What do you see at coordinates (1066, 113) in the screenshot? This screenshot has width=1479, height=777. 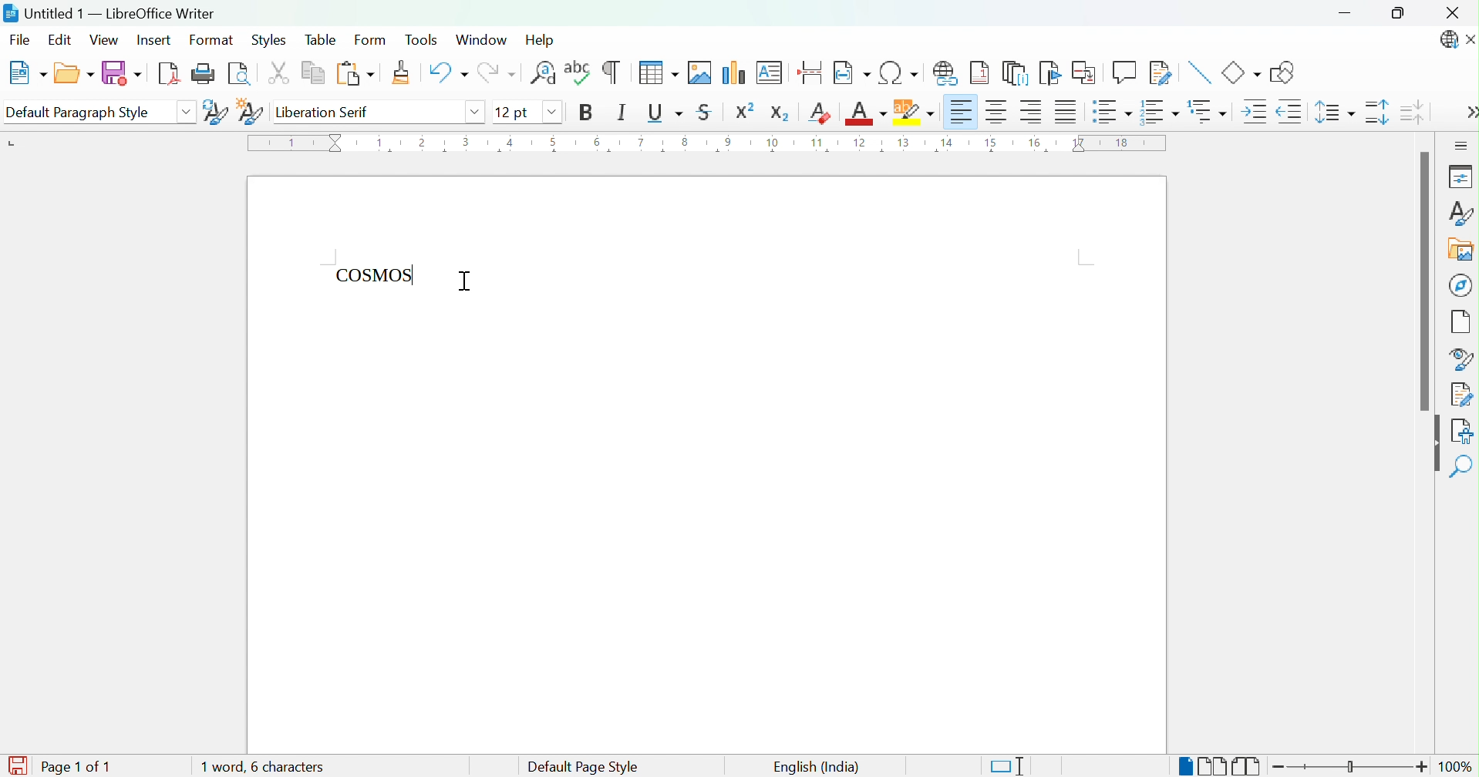 I see `Justified` at bounding box center [1066, 113].